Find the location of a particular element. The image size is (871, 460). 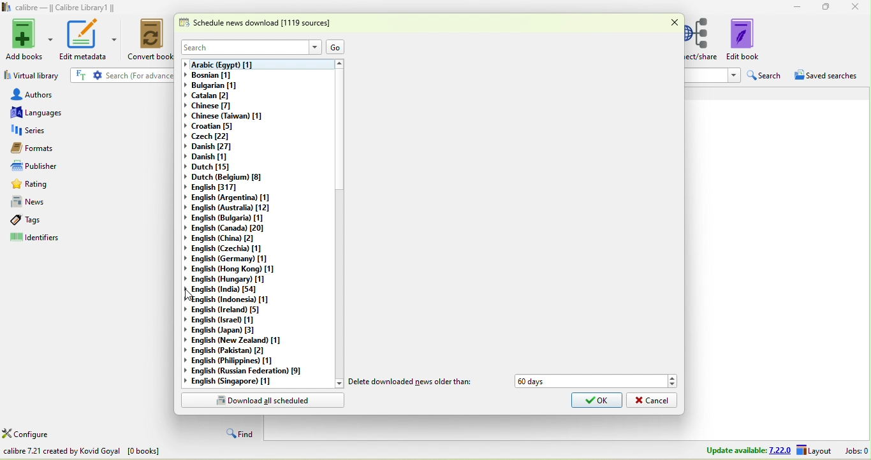

english (singapore)[1] is located at coordinates (249, 382).